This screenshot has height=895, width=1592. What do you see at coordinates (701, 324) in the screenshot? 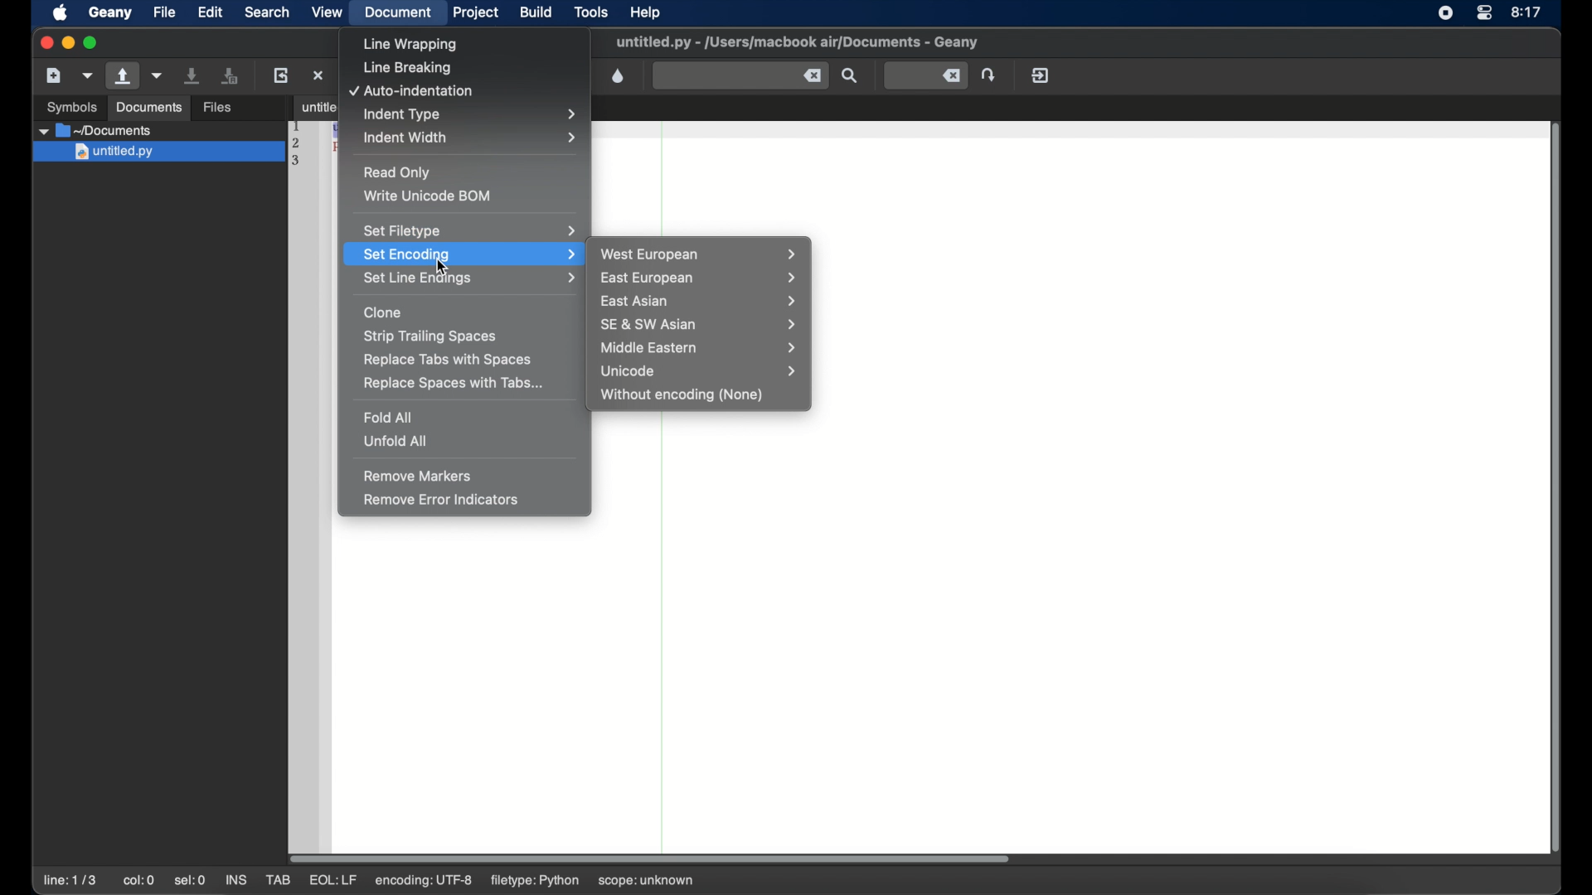
I see `se & sw asian` at bounding box center [701, 324].